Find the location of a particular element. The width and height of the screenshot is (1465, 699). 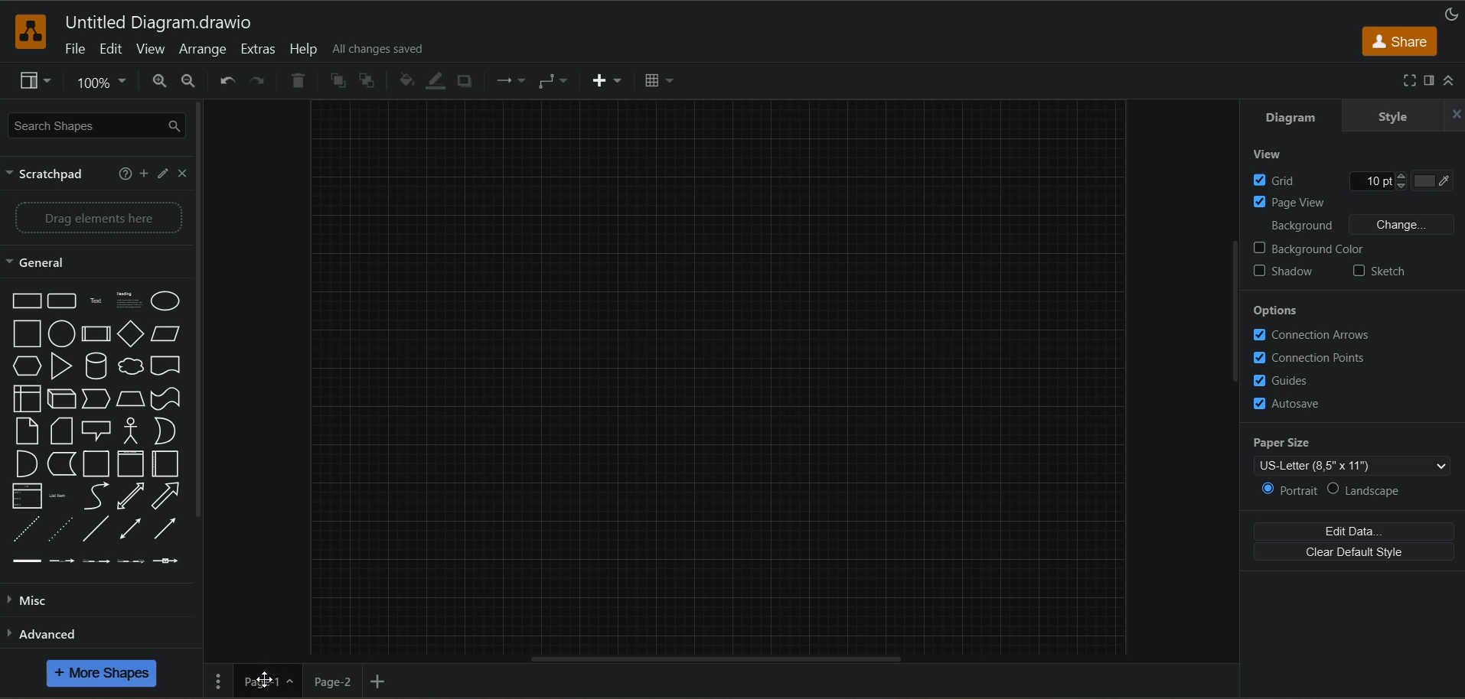

edit is located at coordinates (161, 174).